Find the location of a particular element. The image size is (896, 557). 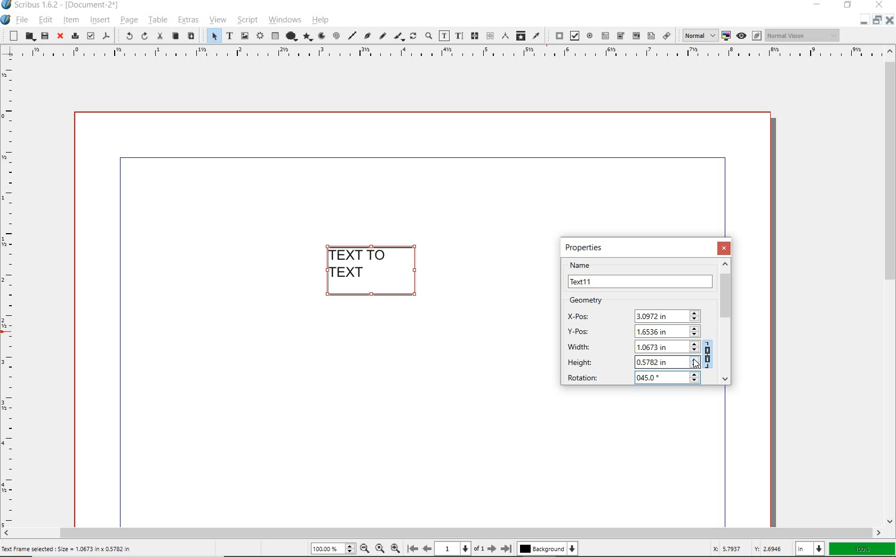

unlink text frames is located at coordinates (490, 36).